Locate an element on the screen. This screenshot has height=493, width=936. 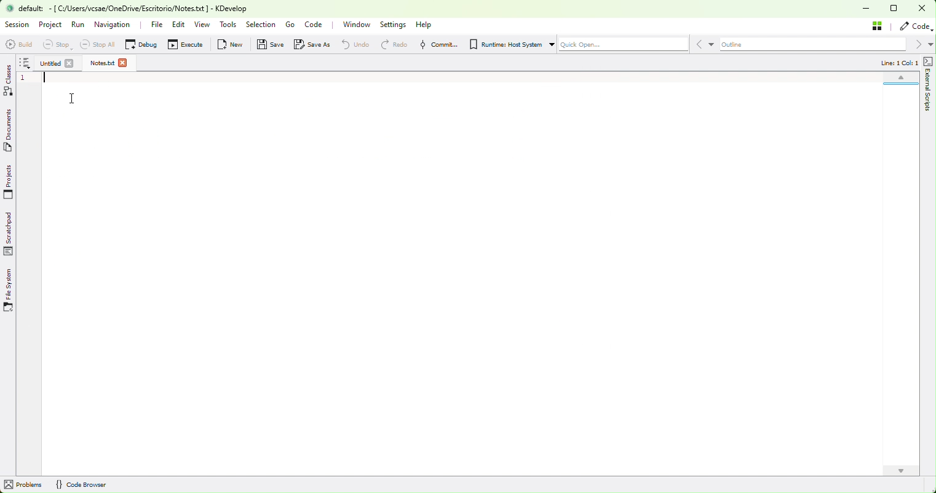
minimise is located at coordinates (869, 10).